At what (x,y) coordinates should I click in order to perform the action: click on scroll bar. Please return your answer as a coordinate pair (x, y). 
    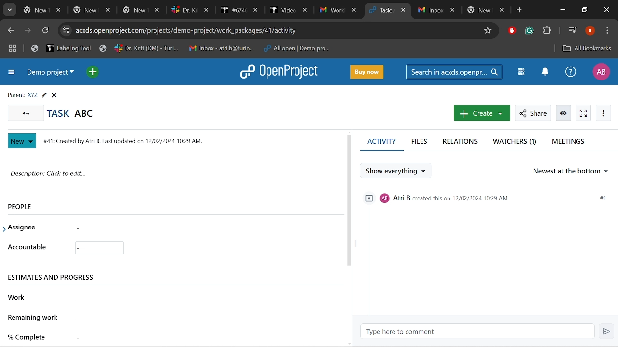
    Looking at the image, I should click on (348, 200).